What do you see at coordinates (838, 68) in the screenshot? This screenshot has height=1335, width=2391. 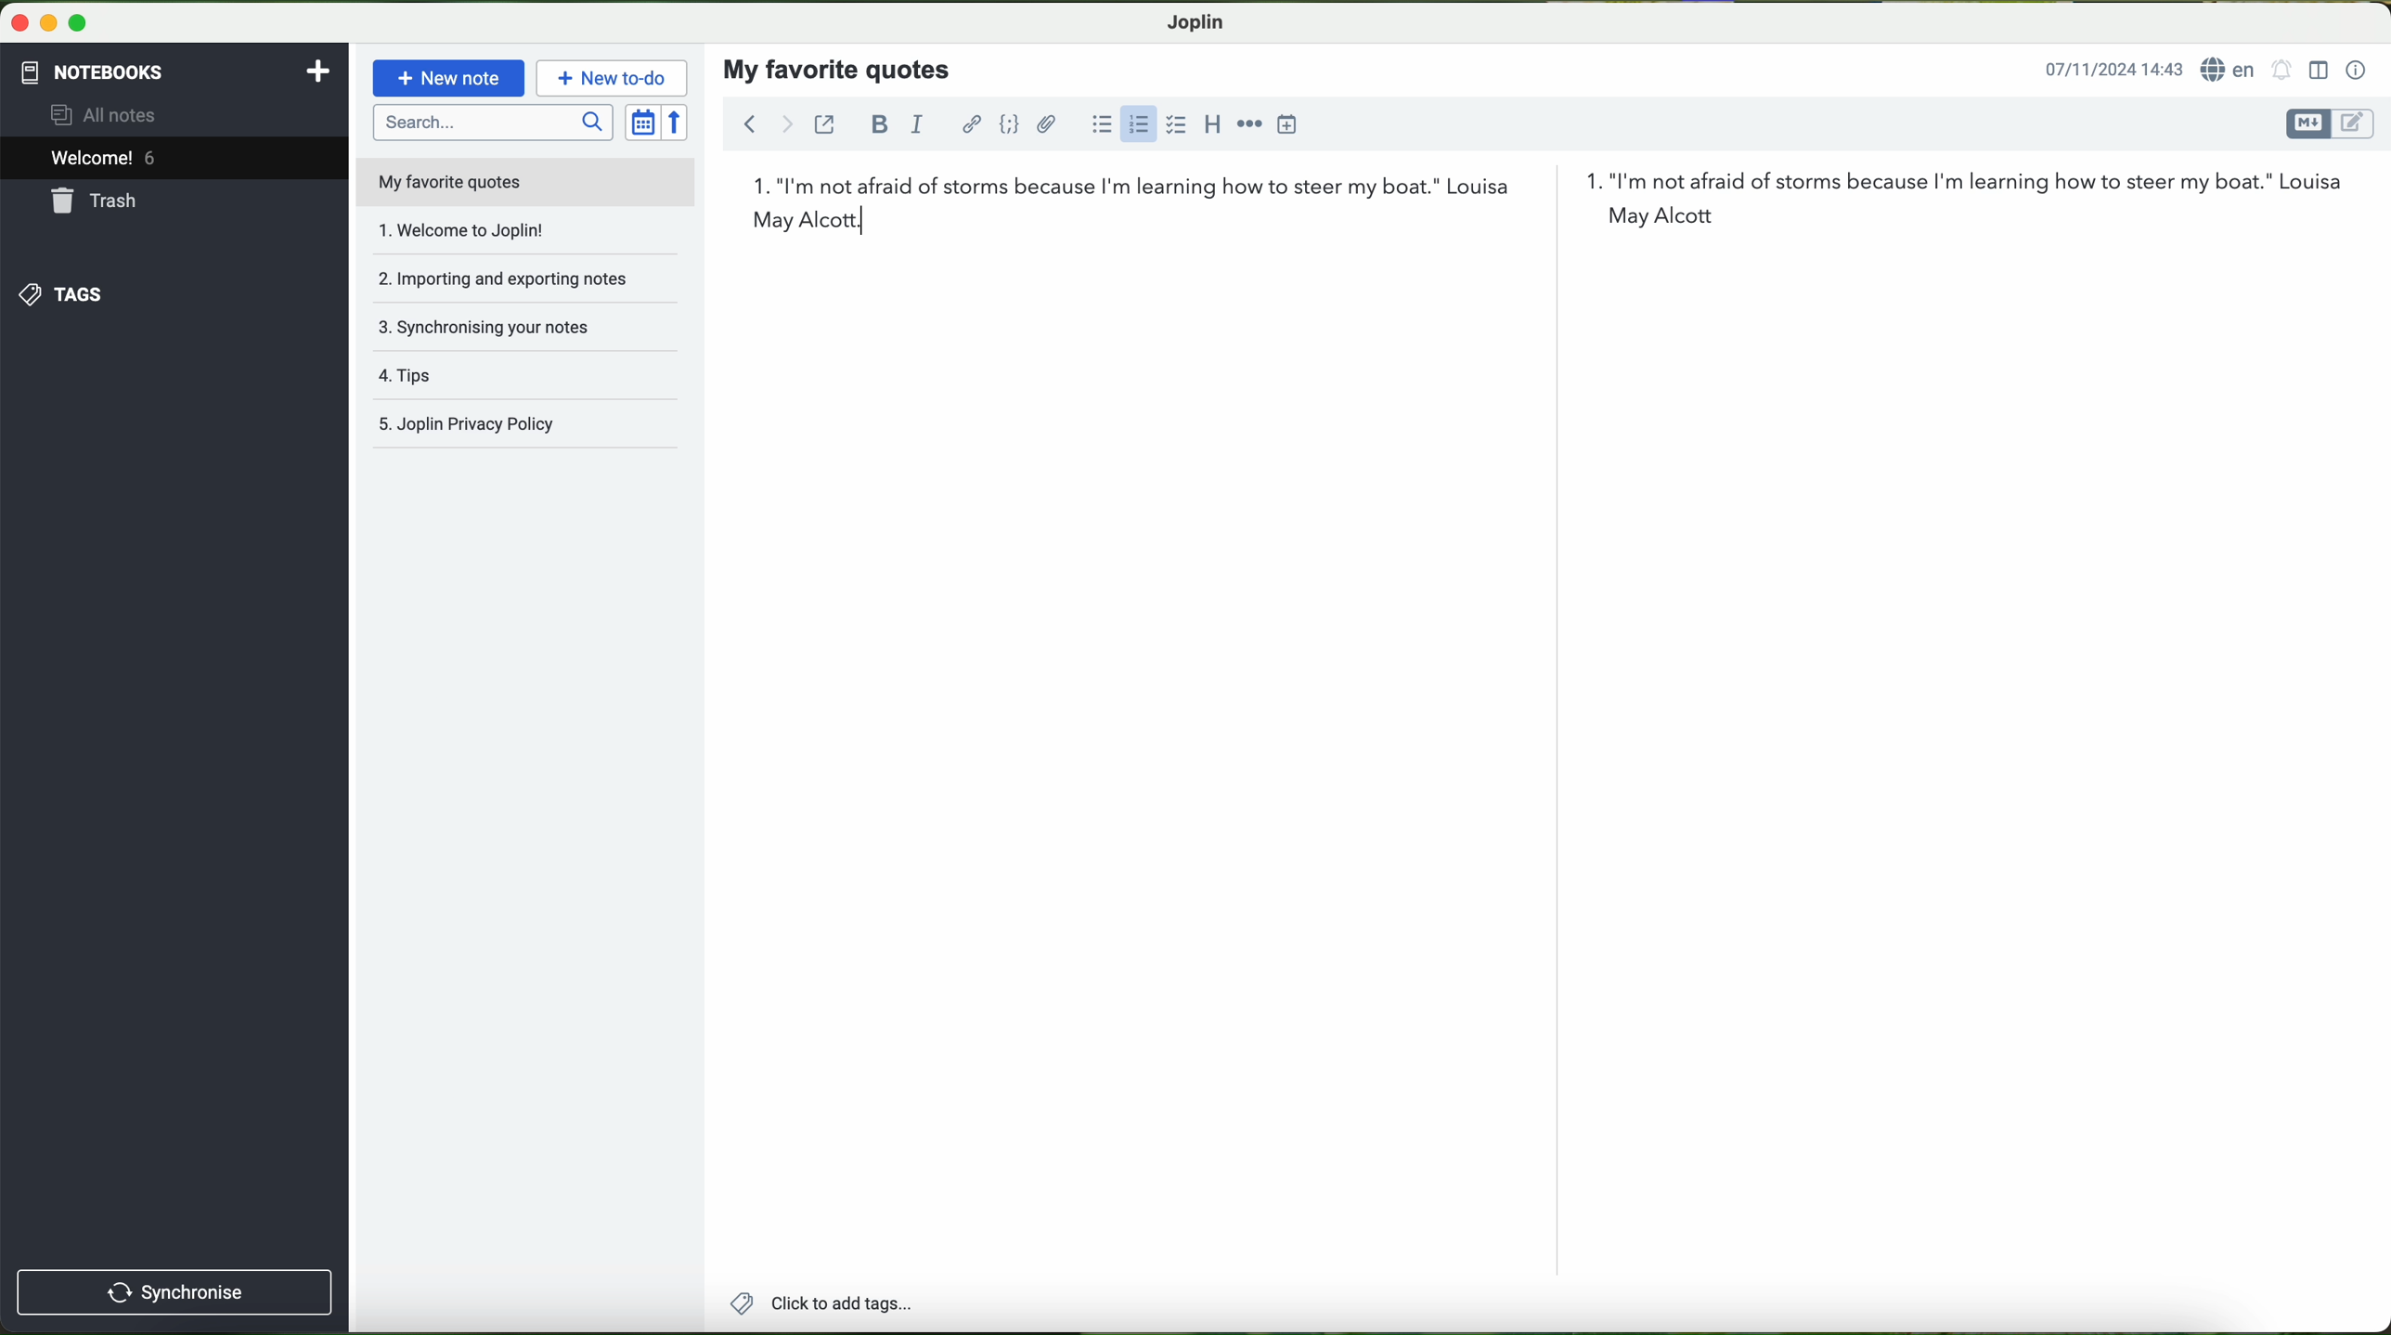 I see `my favorite quotes` at bounding box center [838, 68].